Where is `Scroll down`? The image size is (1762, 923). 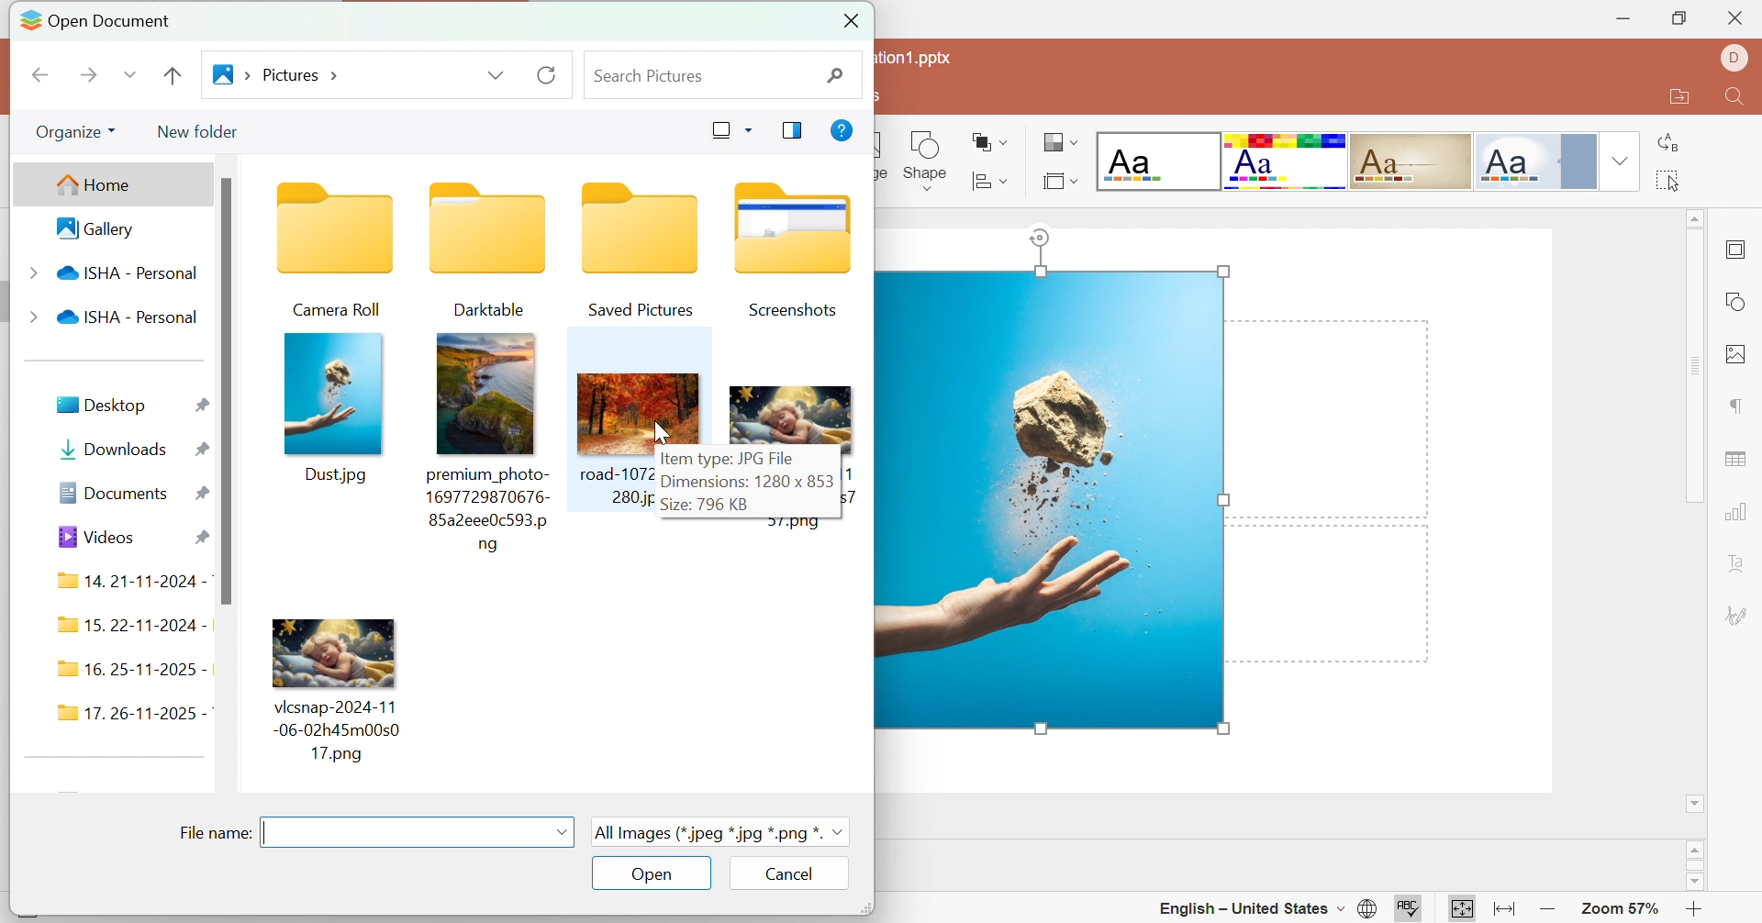 Scroll down is located at coordinates (1695, 804).